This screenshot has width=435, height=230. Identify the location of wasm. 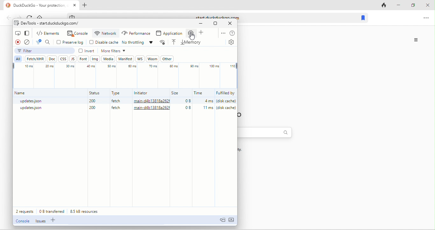
(154, 59).